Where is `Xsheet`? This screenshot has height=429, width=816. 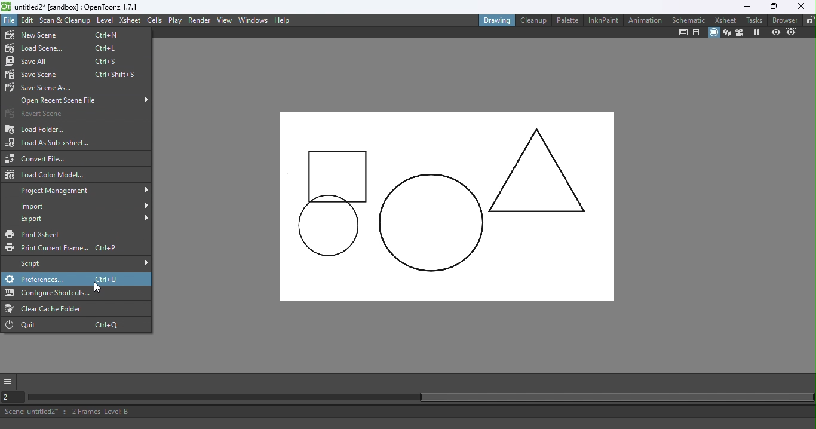
Xsheet is located at coordinates (130, 20).